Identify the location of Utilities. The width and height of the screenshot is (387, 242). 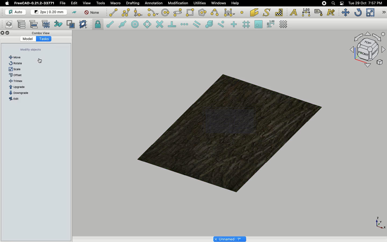
(200, 3).